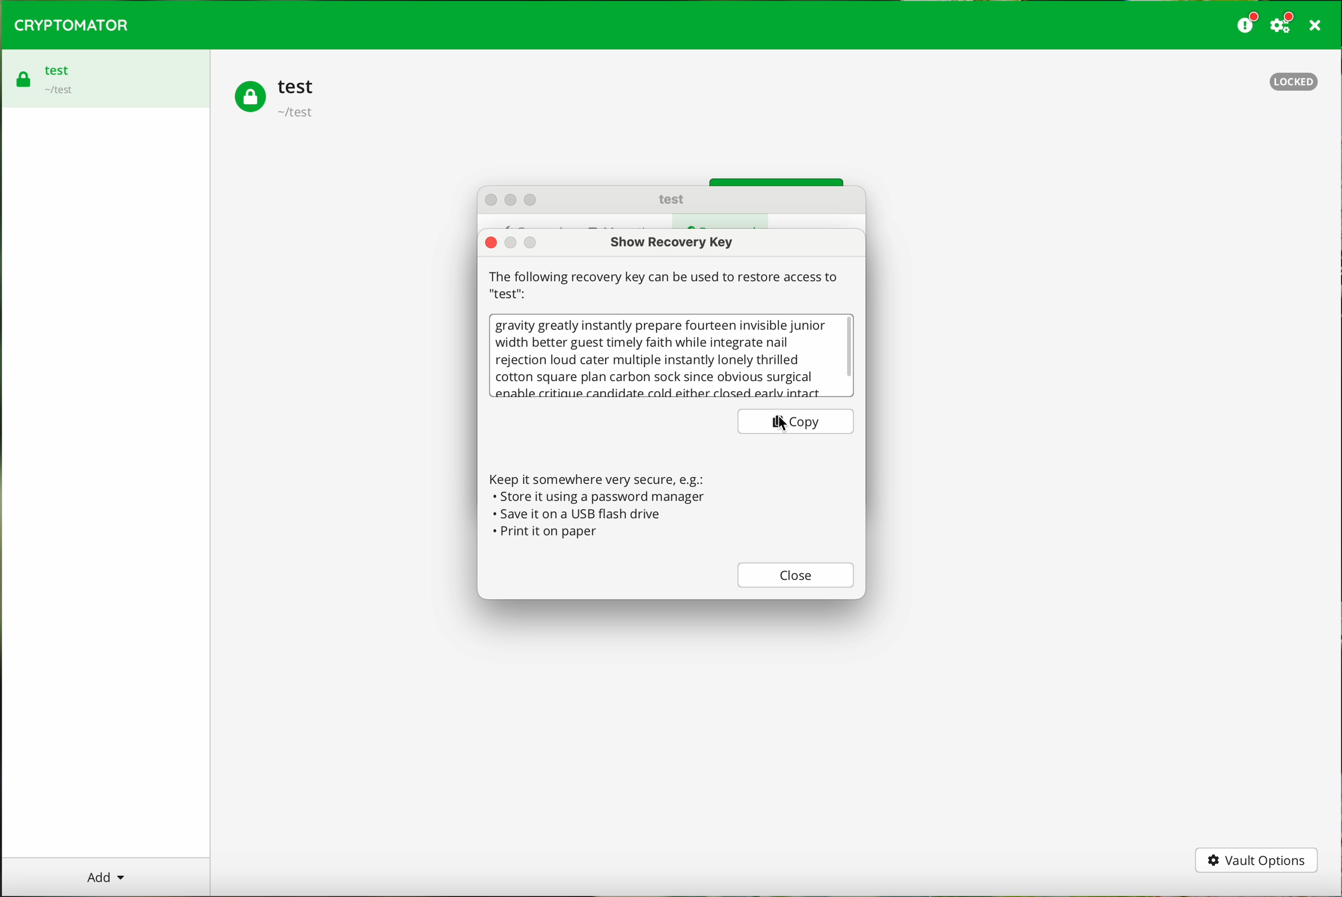 Image resolution: width=1342 pixels, height=897 pixels. What do you see at coordinates (602, 501) in the screenshot?
I see `Keep it somewhere very secure, e.g.:
+ Store it using a password manager
+ Save it on a USB flash drive

« Print it on paper` at bounding box center [602, 501].